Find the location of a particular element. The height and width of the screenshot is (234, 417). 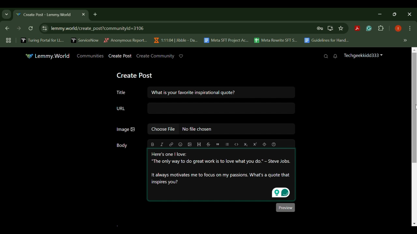

Donate to Lemmy is located at coordinates (181, 56).